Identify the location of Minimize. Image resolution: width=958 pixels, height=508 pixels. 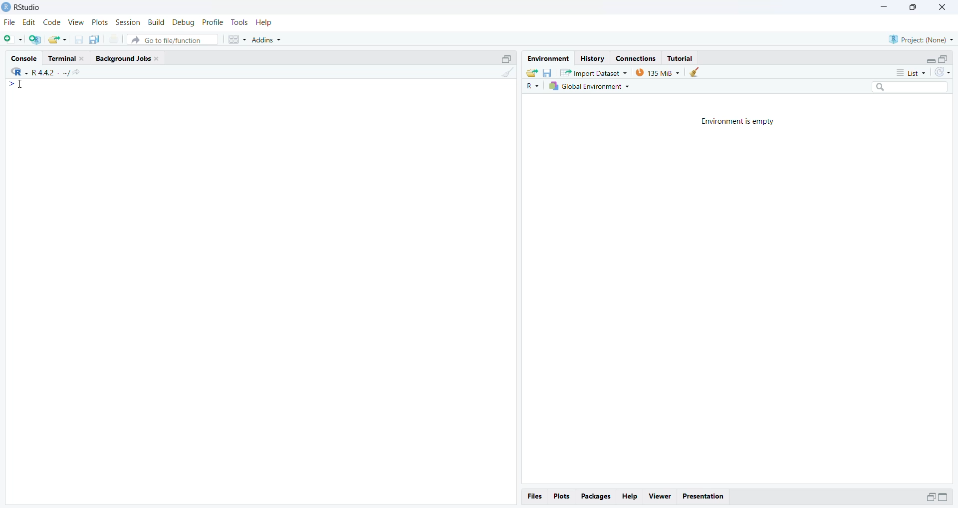
(929, 497).